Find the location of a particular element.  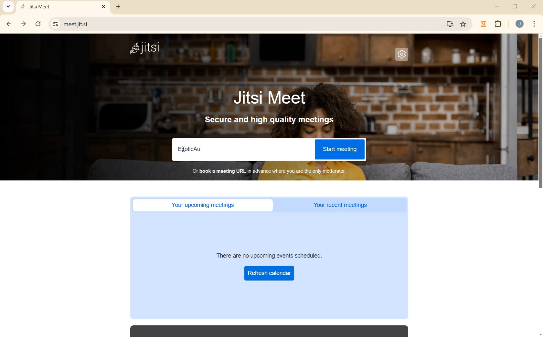

minimize is located at coordinates (498, 6).